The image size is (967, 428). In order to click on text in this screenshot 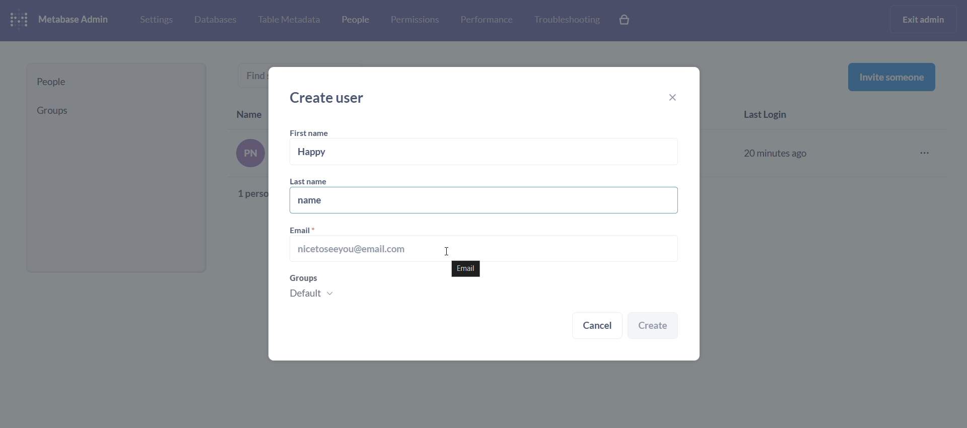, I will do `click(251, 171)`.